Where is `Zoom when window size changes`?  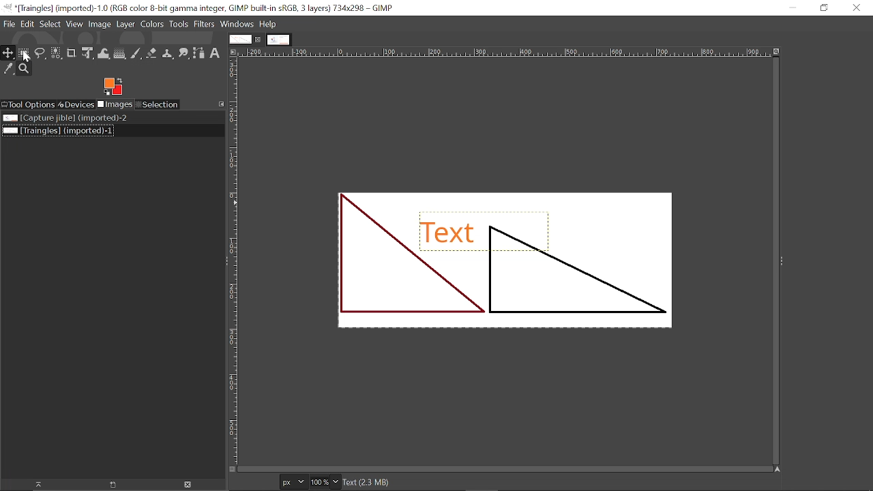
Zoom when window size changes is located at coordinates (778, 52).